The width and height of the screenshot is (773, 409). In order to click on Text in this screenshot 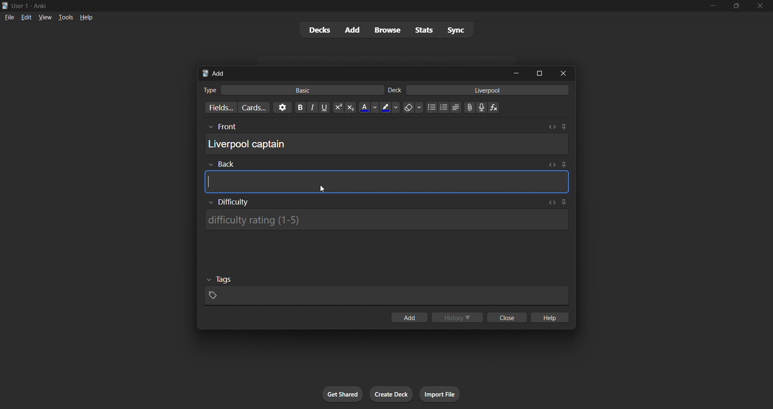, I will do `click(395, 90)`.